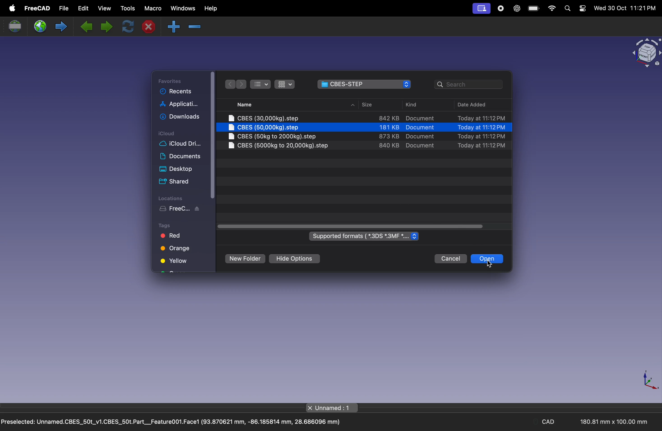 This screenshot has height=431, width=662. I want to click on zoom out, so click(173, 27).